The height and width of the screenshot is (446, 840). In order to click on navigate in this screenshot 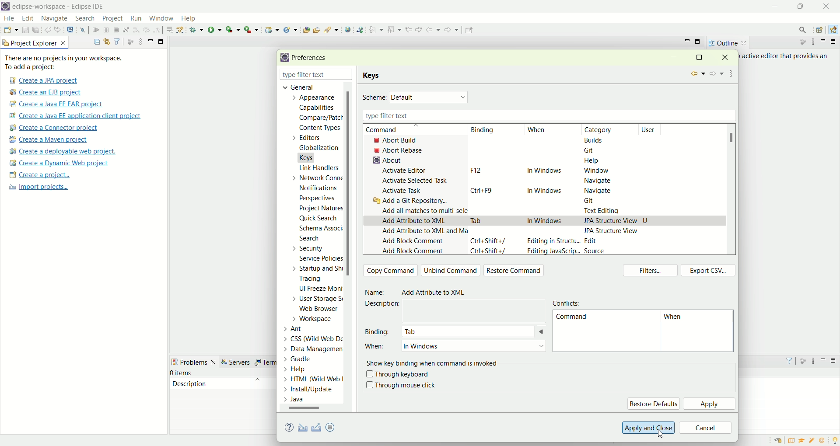, I will do `click(598, 190)`.